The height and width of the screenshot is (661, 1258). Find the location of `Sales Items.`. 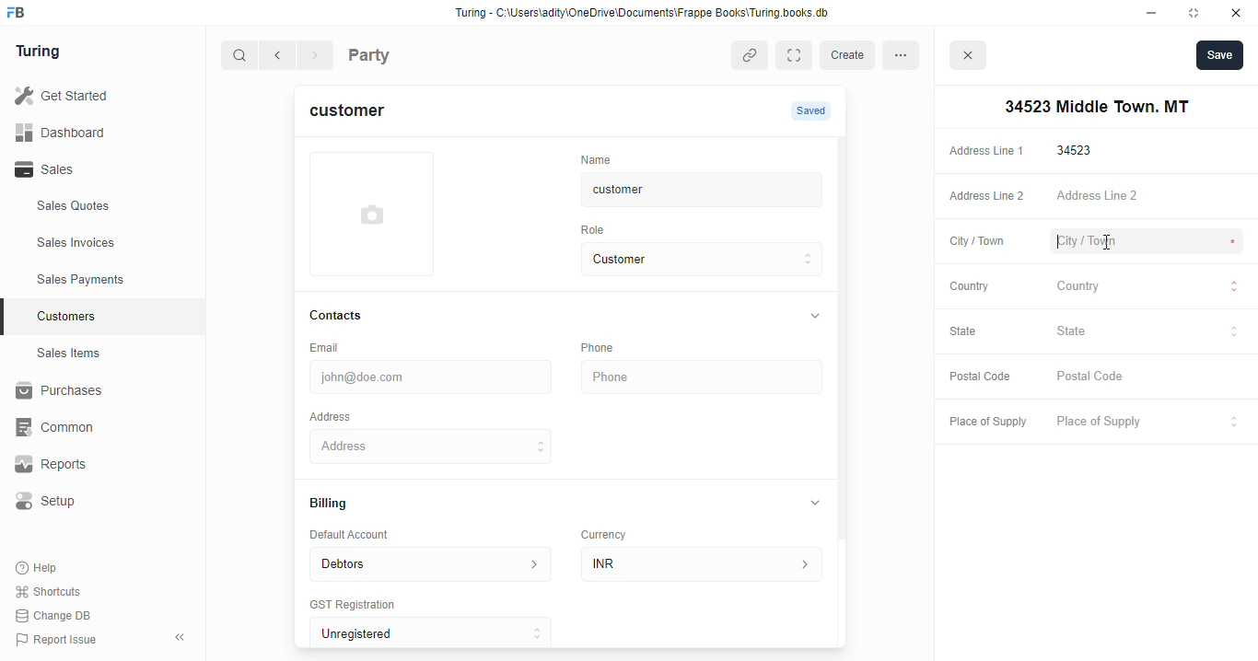

Sales Items. is located at coordinates (102, 354).